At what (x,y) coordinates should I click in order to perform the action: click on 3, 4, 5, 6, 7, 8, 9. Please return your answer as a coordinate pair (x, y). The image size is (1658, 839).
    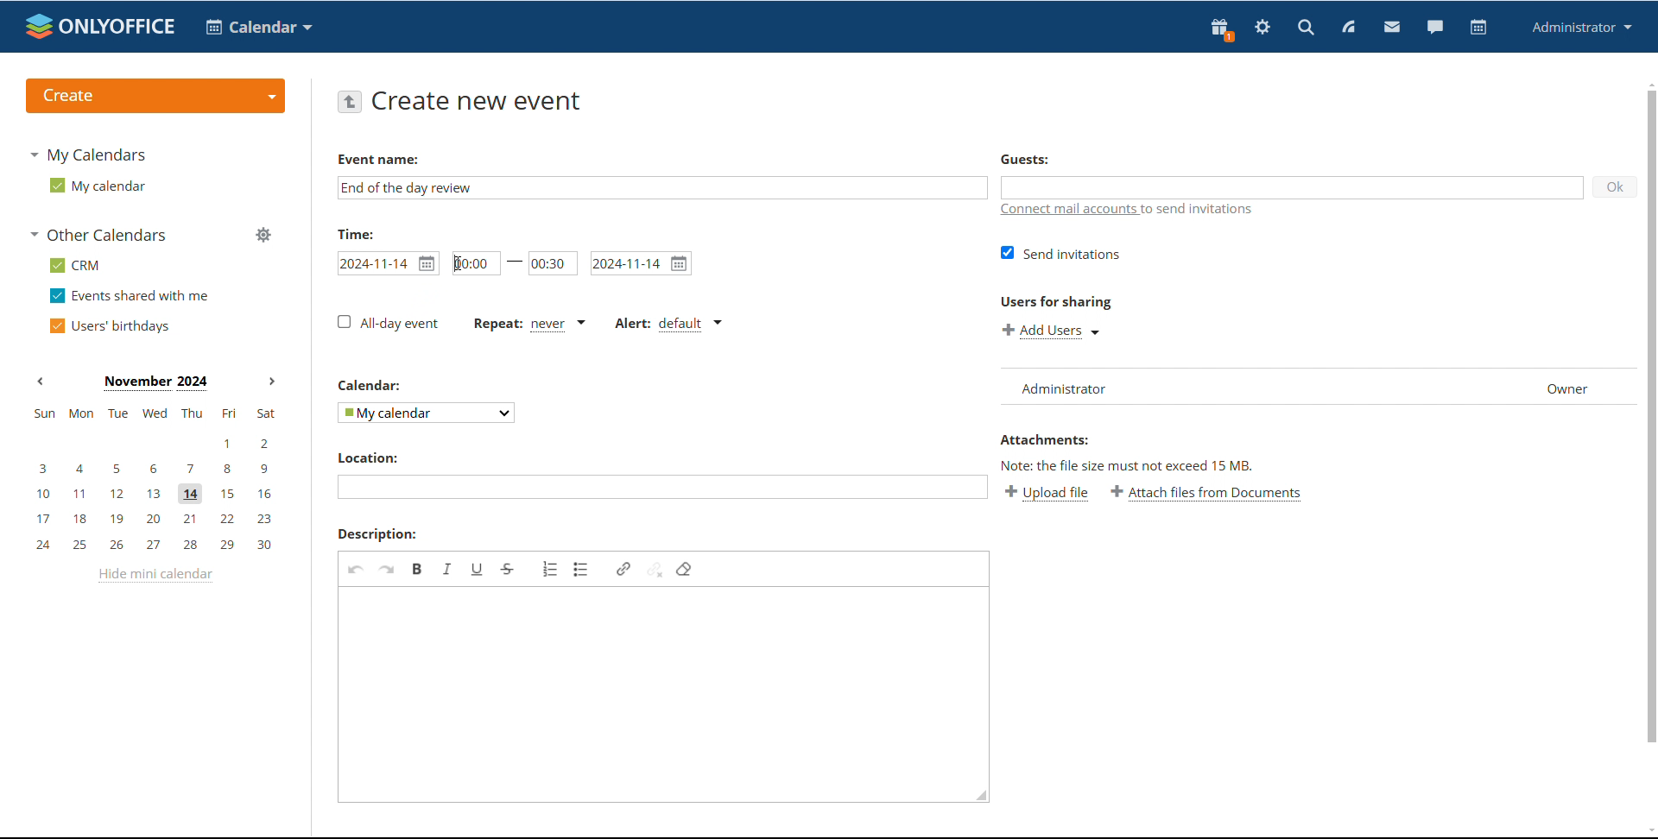
    Looking at the image, I should click on (155, 467).